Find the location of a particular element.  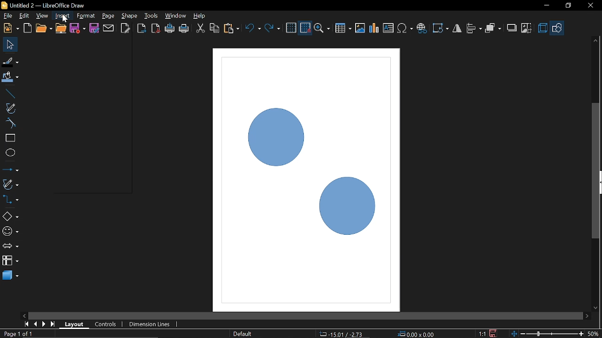

Export is located at coordinates (141, 29).